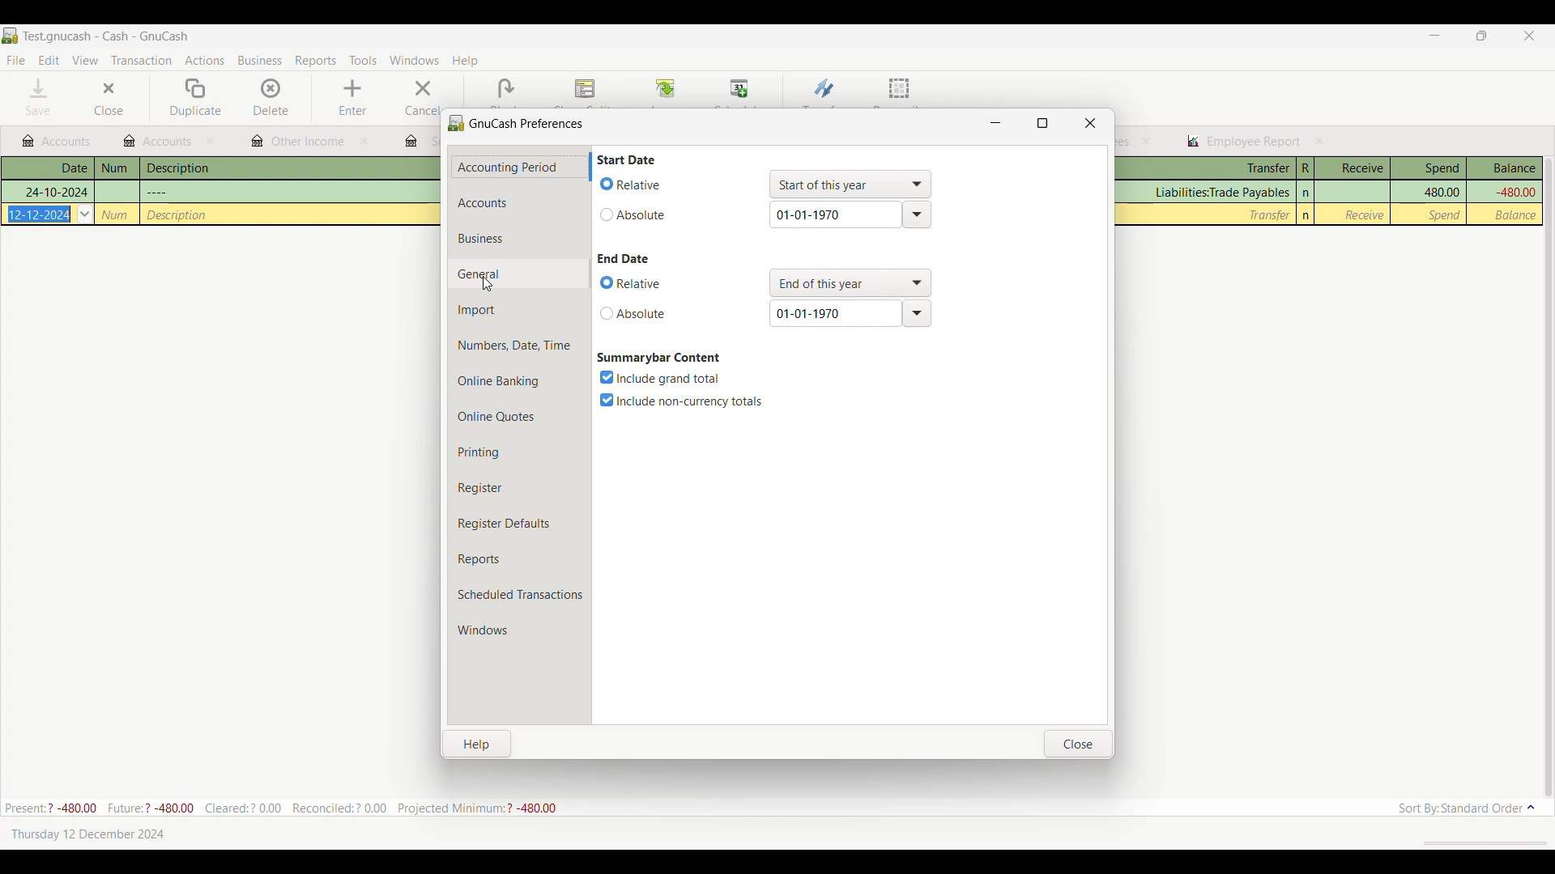 This screenshot has height=874, width=1555. I want to click on Windows, so click(519, 630).